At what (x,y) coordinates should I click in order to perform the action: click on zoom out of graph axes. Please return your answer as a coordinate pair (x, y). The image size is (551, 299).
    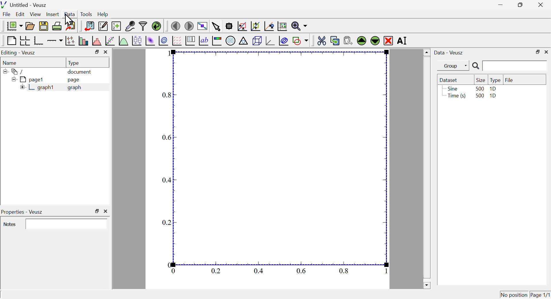
    Looking at the image, I should click on (256, 26).